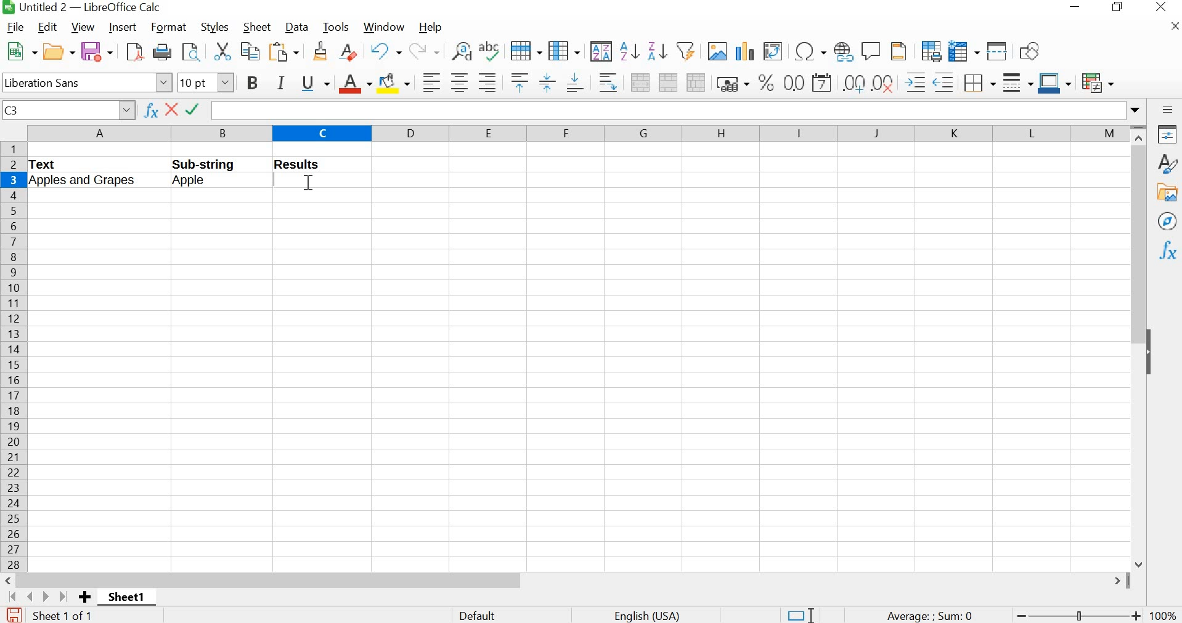 Image resolution: width=1182 pixels, height=623 pixels. I want to click on insert image, so click(717, 51).